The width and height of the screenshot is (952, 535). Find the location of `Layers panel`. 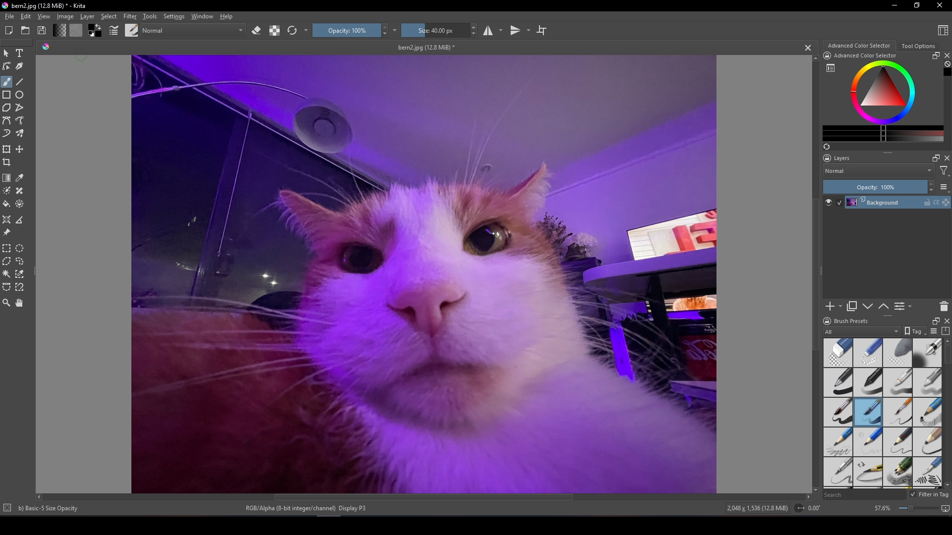

Layers panel is located at coordinates (890, 253).